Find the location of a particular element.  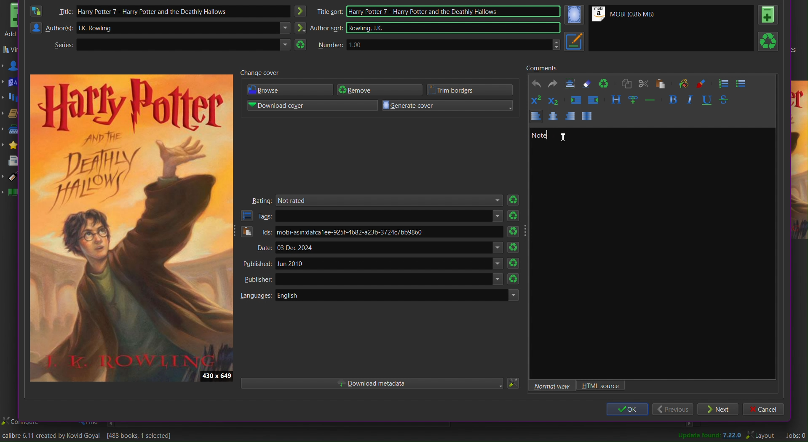

Bold is located at coordinates (674, 99).